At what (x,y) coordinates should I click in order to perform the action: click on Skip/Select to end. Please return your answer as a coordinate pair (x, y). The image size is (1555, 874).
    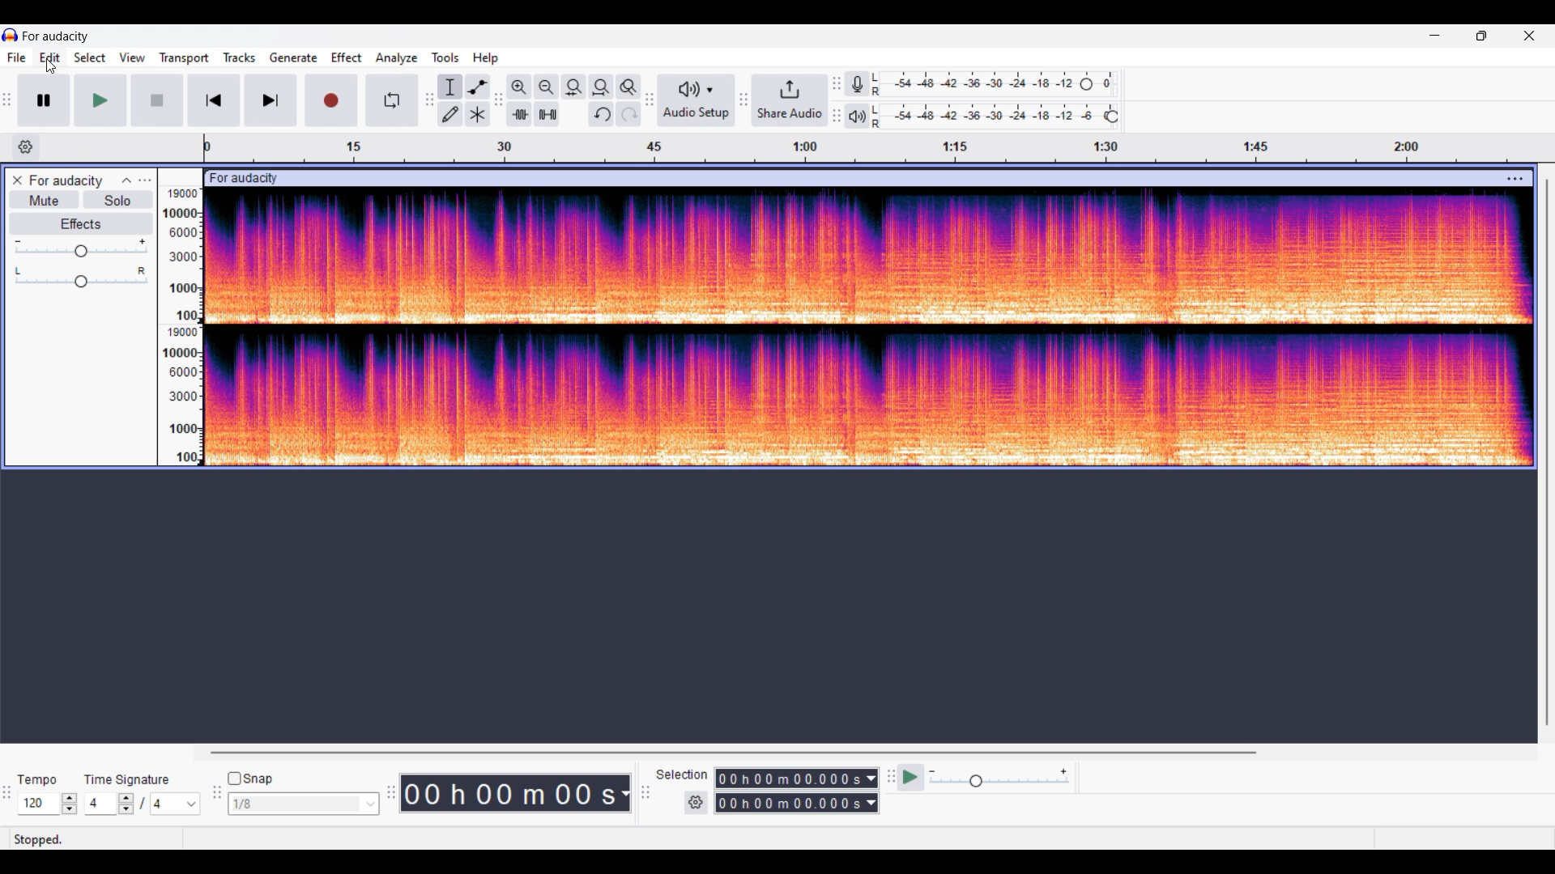
    Looking at the image, I should click on (271, 100).